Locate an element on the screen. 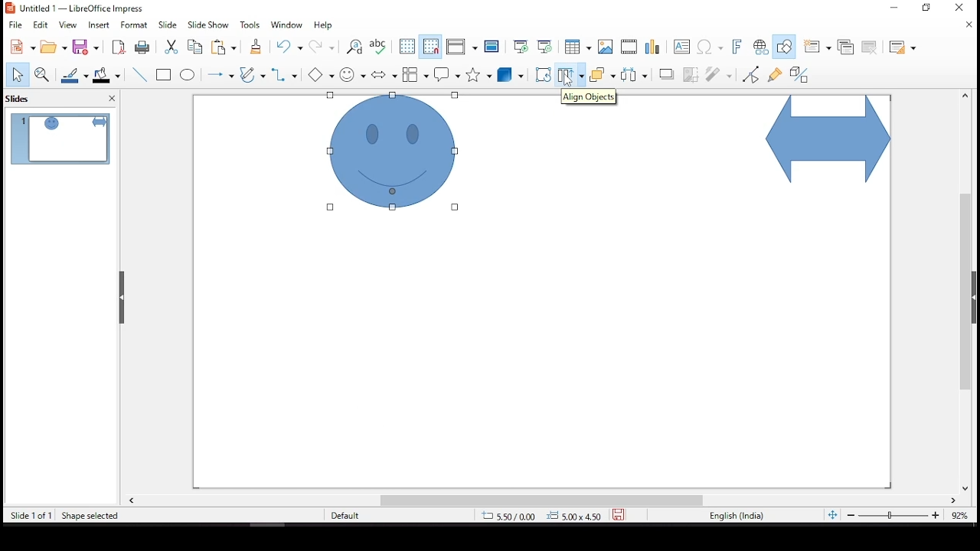  cut is located at coordinates (169, 47).